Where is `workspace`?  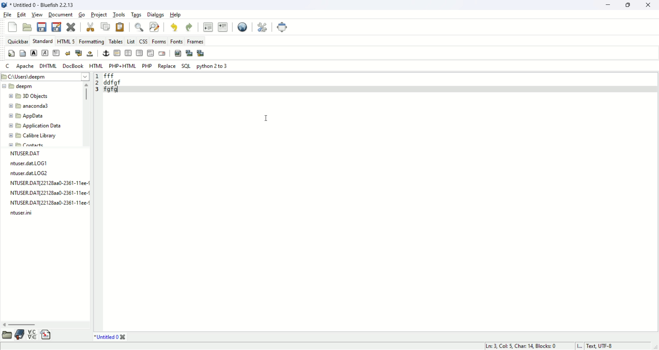 workspace is located at coordinates (380, 202).